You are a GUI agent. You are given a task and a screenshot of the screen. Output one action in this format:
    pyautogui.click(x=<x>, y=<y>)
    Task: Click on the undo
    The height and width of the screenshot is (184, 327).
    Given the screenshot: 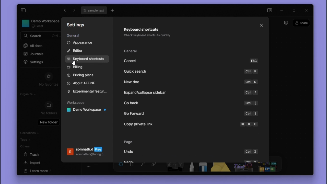 What is the action you would take?
    pyautogui.click(x=131, y=152)
    